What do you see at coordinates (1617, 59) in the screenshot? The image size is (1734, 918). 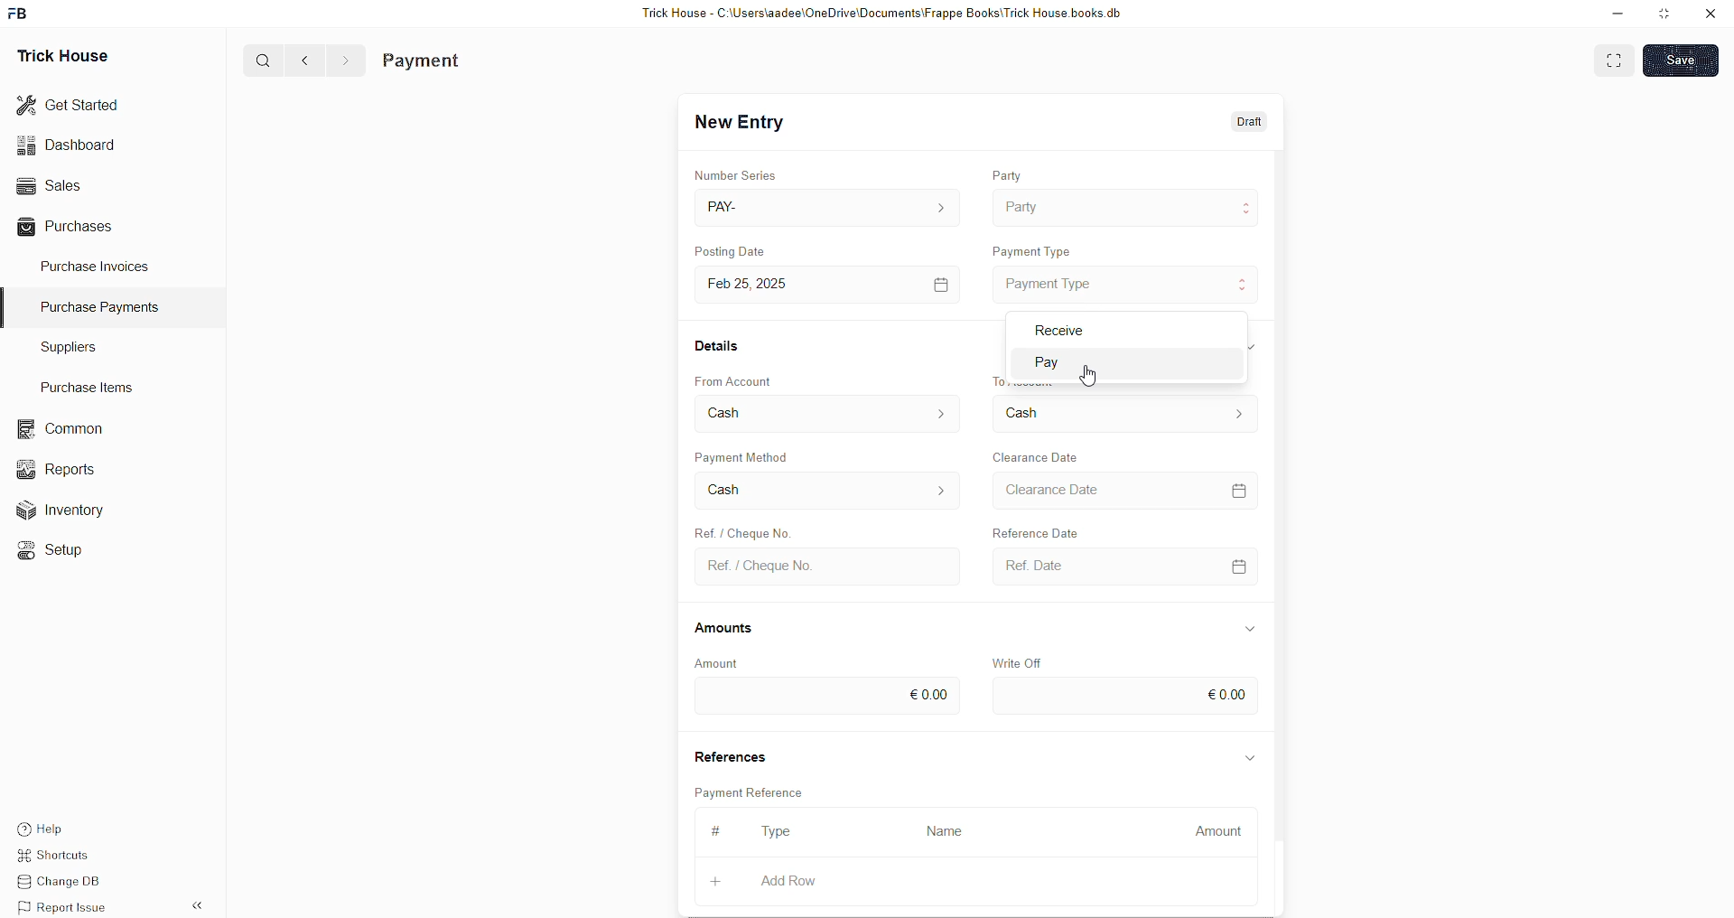 I see `EXPAND` at bounding box center [1617, 59].